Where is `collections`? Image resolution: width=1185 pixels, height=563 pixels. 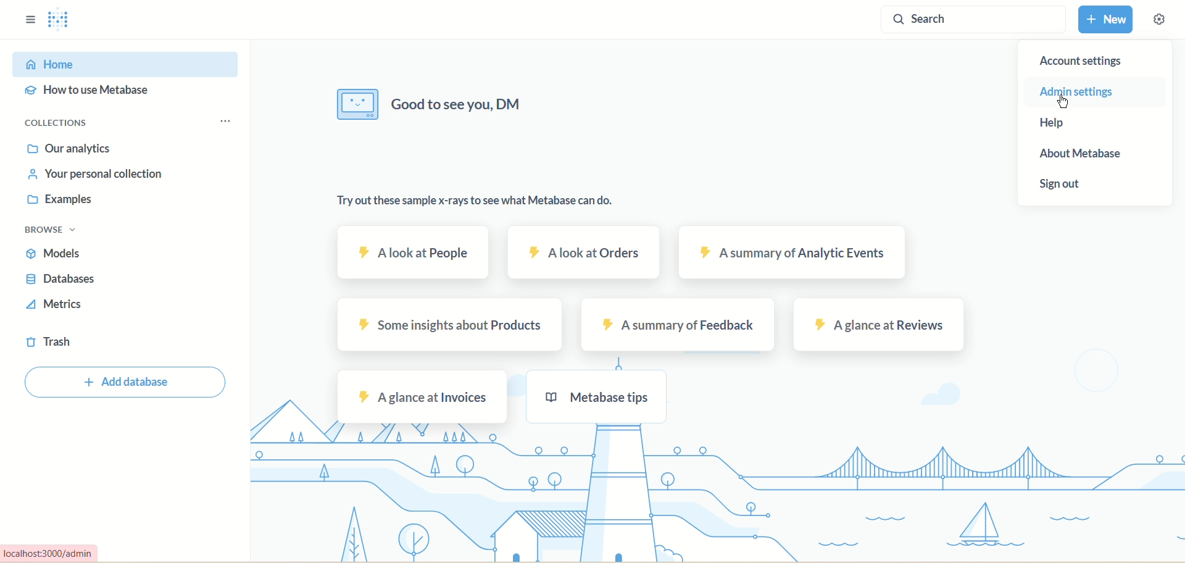 collections is located at coordinates (57, 122).